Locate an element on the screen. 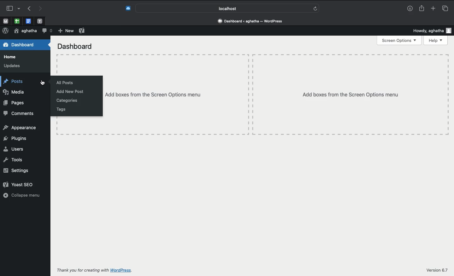 The image size is (454, 276). Sidebar is located at coordinates (12, 8).